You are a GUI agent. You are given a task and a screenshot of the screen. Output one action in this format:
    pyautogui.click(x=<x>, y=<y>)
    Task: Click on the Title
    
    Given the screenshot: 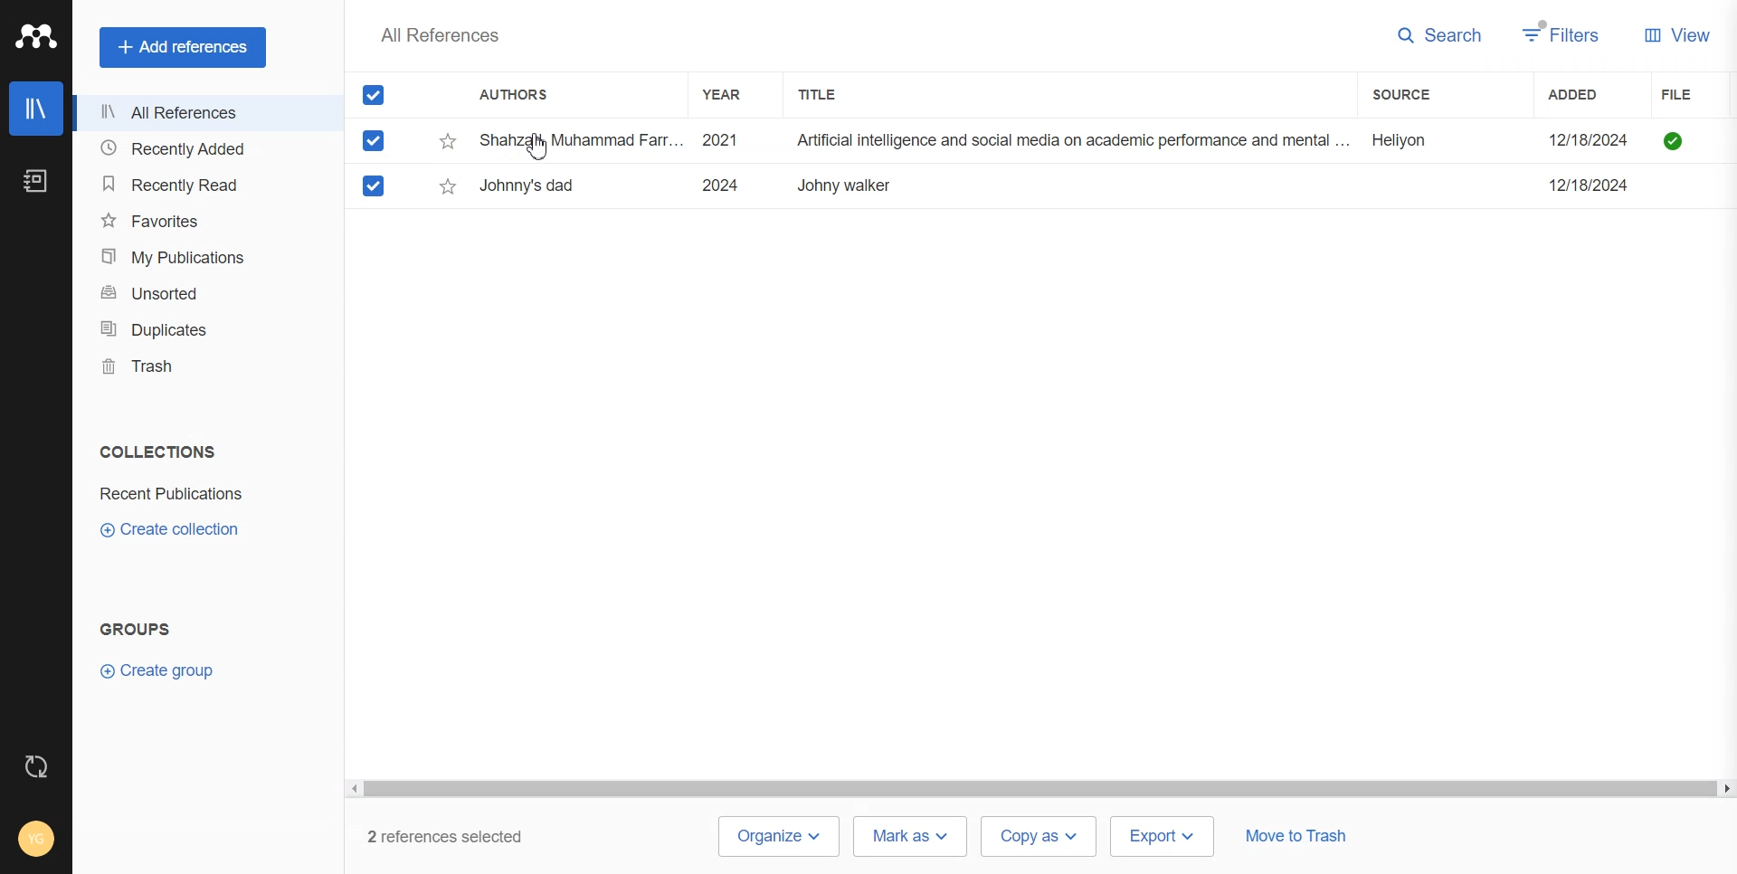 What is the action you would take?
    pyautogui.click(x=833, y=94)
    